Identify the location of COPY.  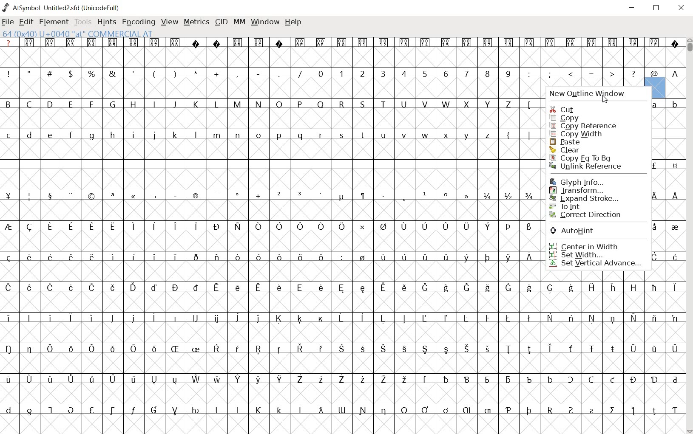
(566, 118).